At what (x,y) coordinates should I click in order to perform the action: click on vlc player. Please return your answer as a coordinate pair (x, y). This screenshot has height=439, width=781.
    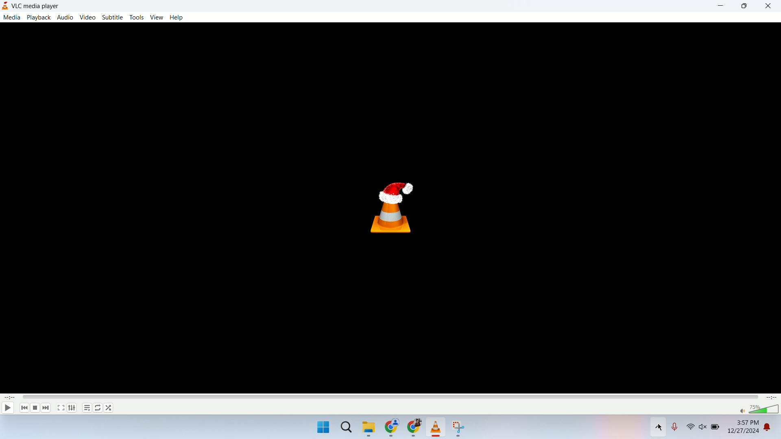
    Looking at the image, I should click on (436, 428).